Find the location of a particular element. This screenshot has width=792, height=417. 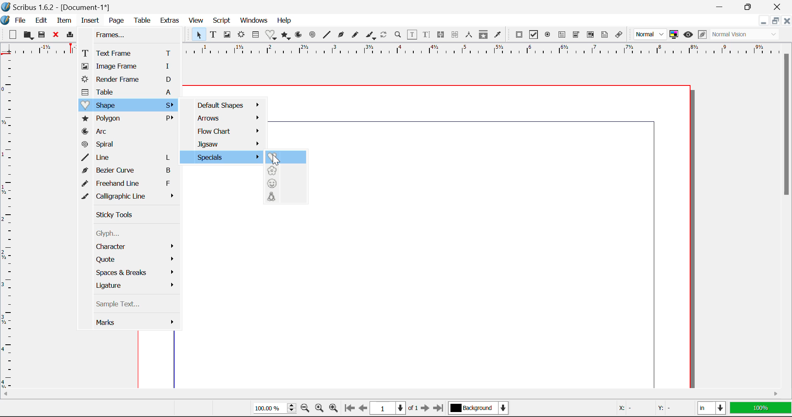

Minimize is located at coordinates (776, 22).